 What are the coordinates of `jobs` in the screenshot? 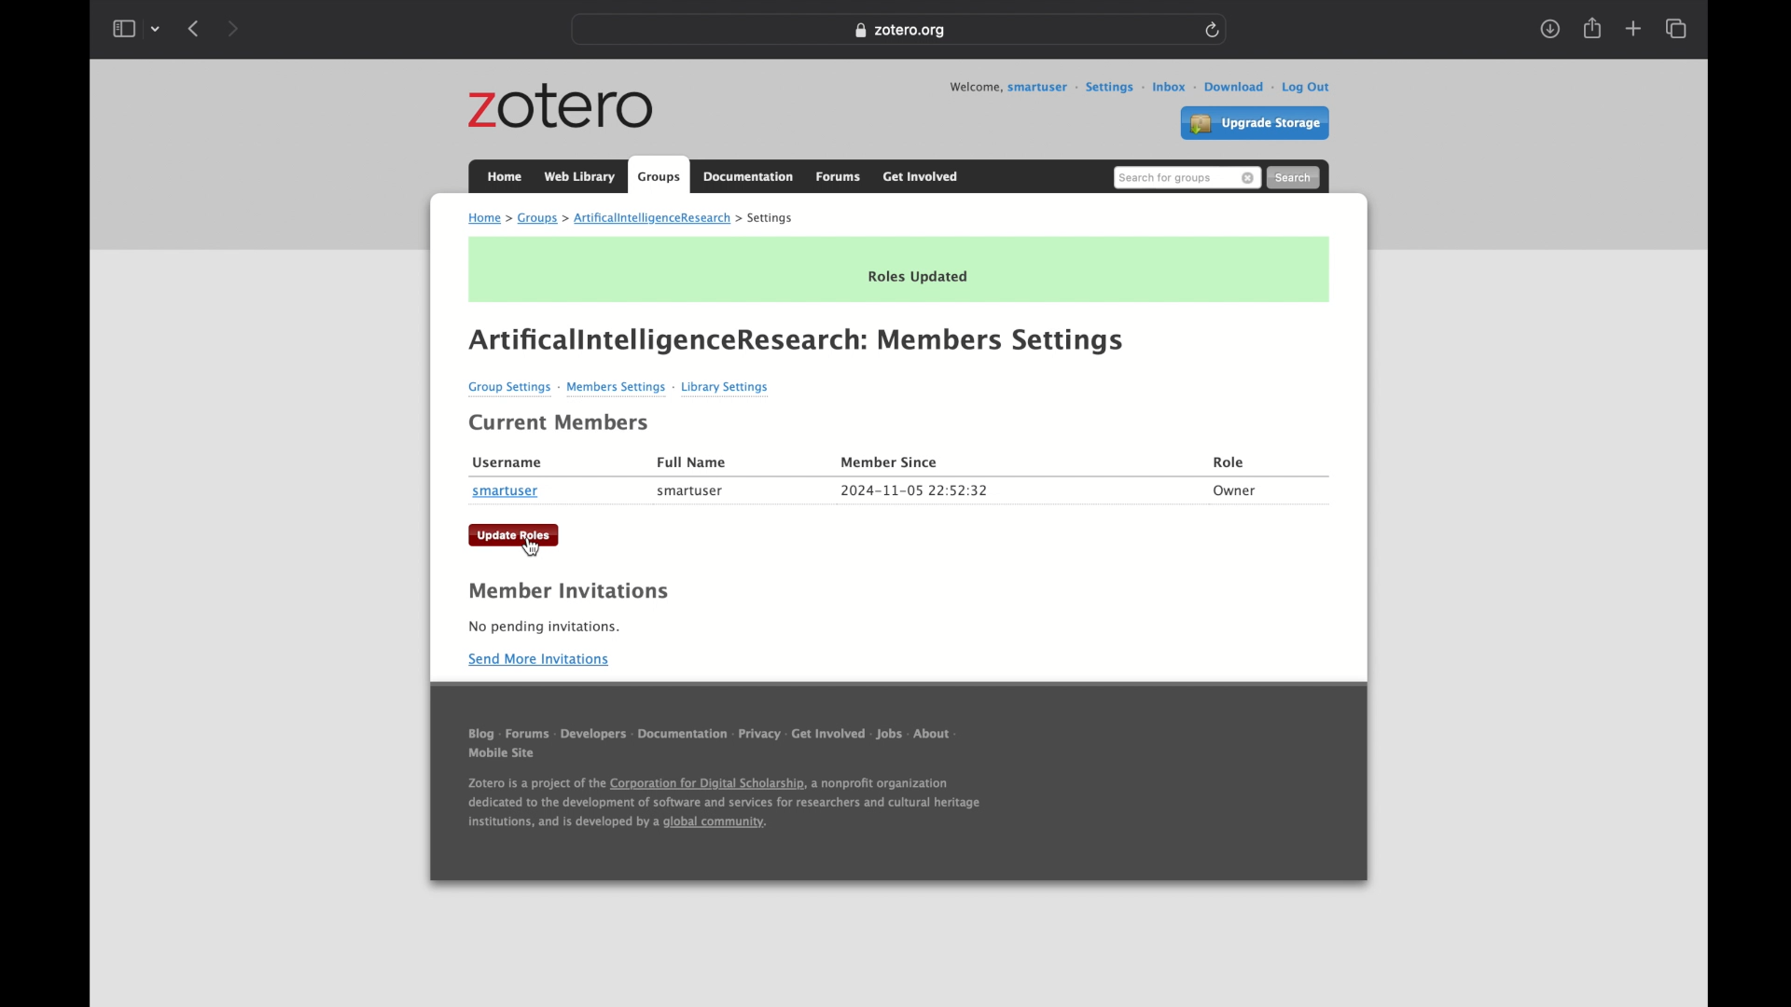 It's located at (890, 738).